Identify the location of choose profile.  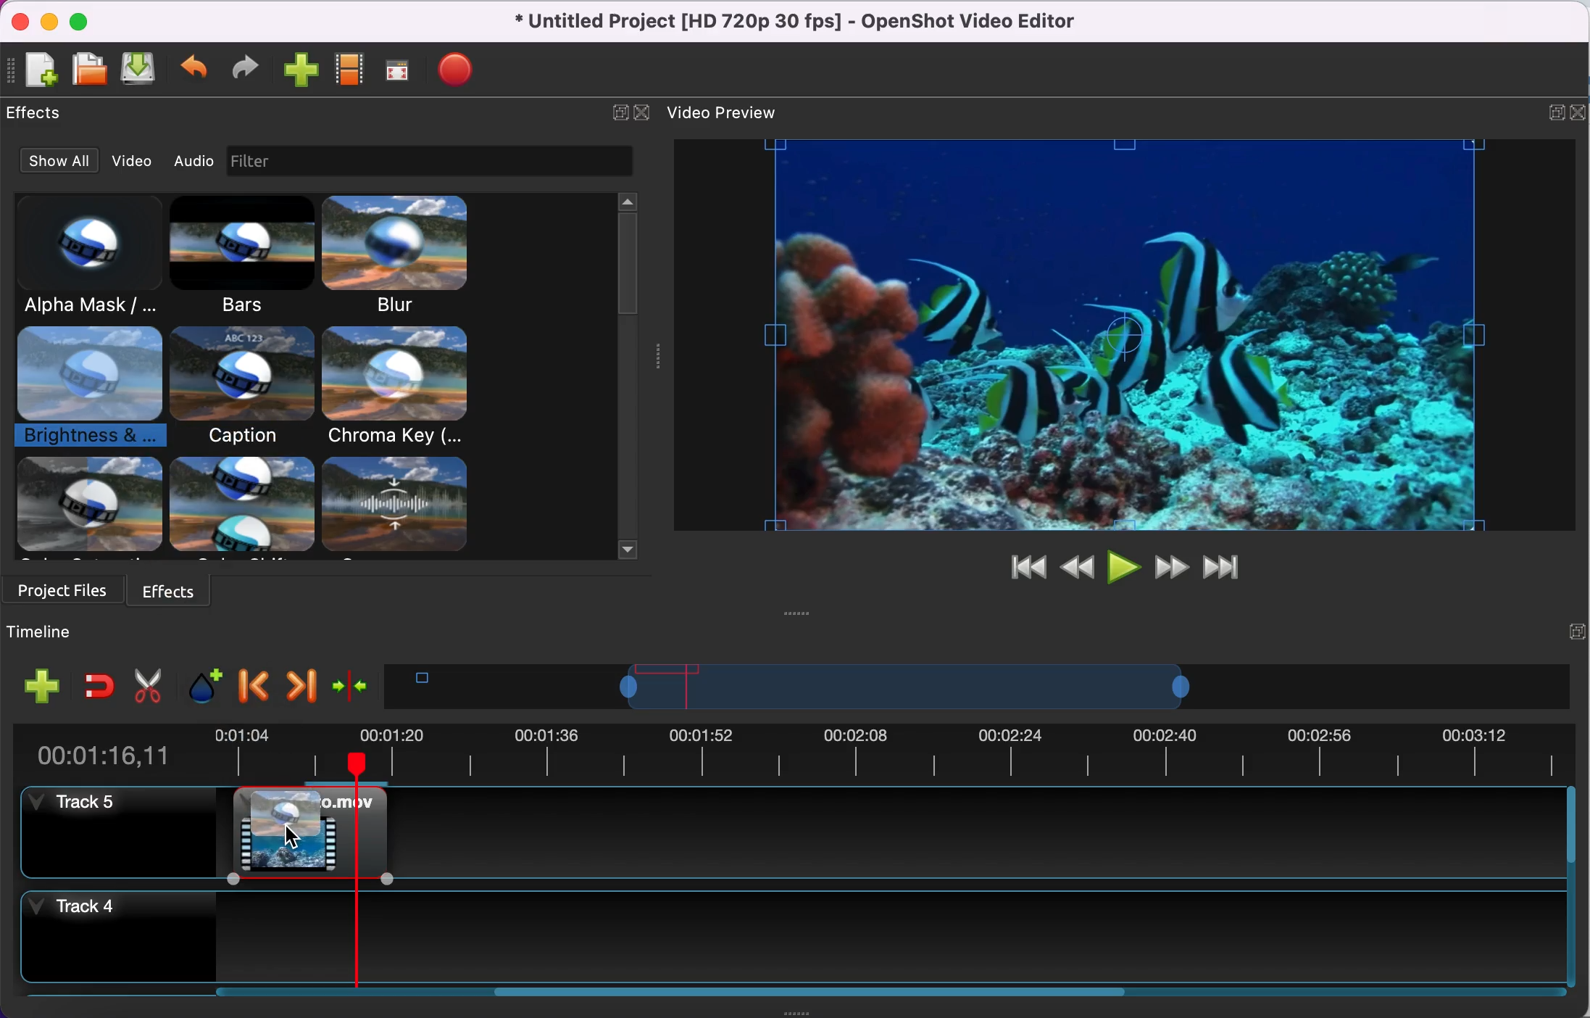
(349, 70).